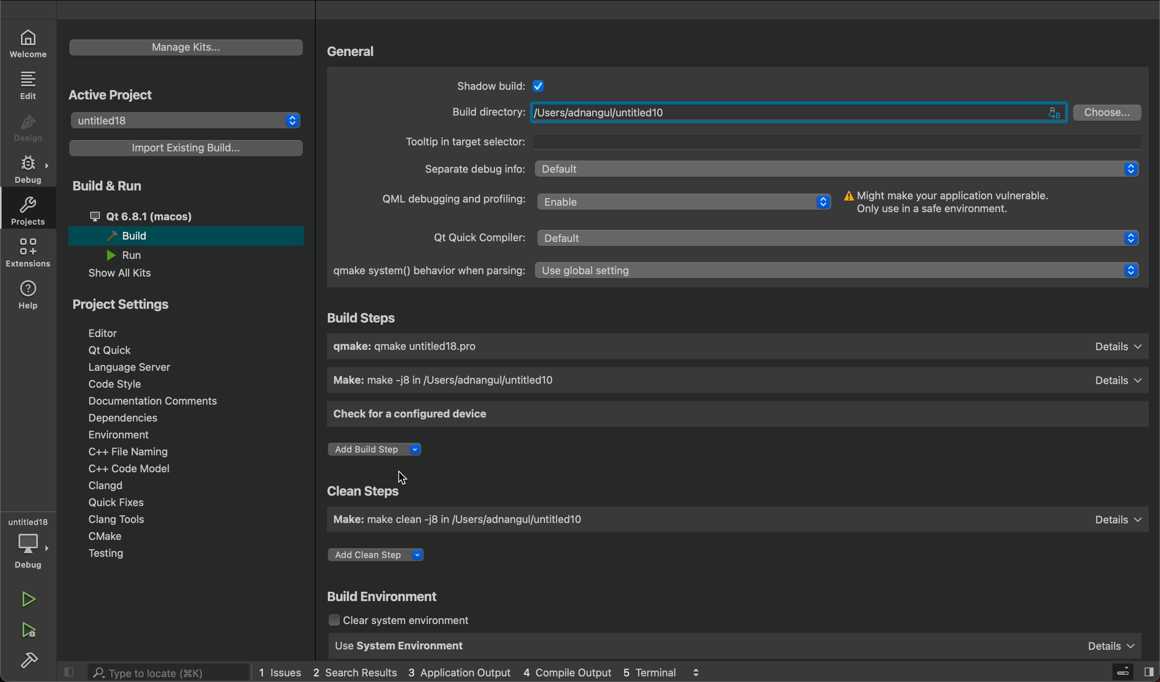  What do you see at coordinates (129, 451) in the screenshot?
I see `C++ File Naming` at bounding box center [129, 451].